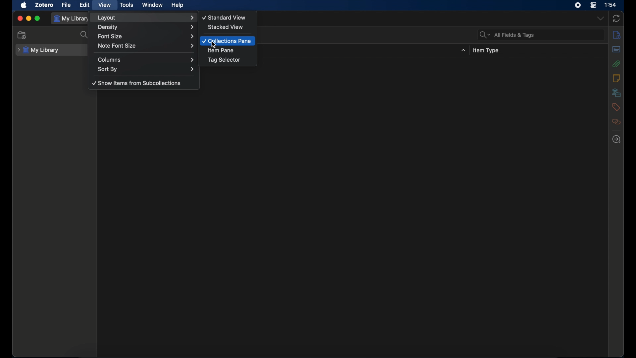 Image resolution: width=636 pixels, height=358 pixels. Describe the element at coordinates (616, 18) in the screenshot. I see `sync` at that location.